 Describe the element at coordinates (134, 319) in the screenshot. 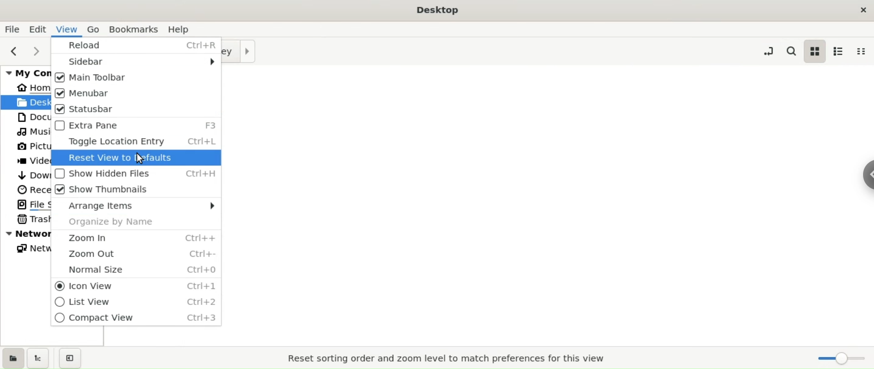

I see `compact view` at that location.